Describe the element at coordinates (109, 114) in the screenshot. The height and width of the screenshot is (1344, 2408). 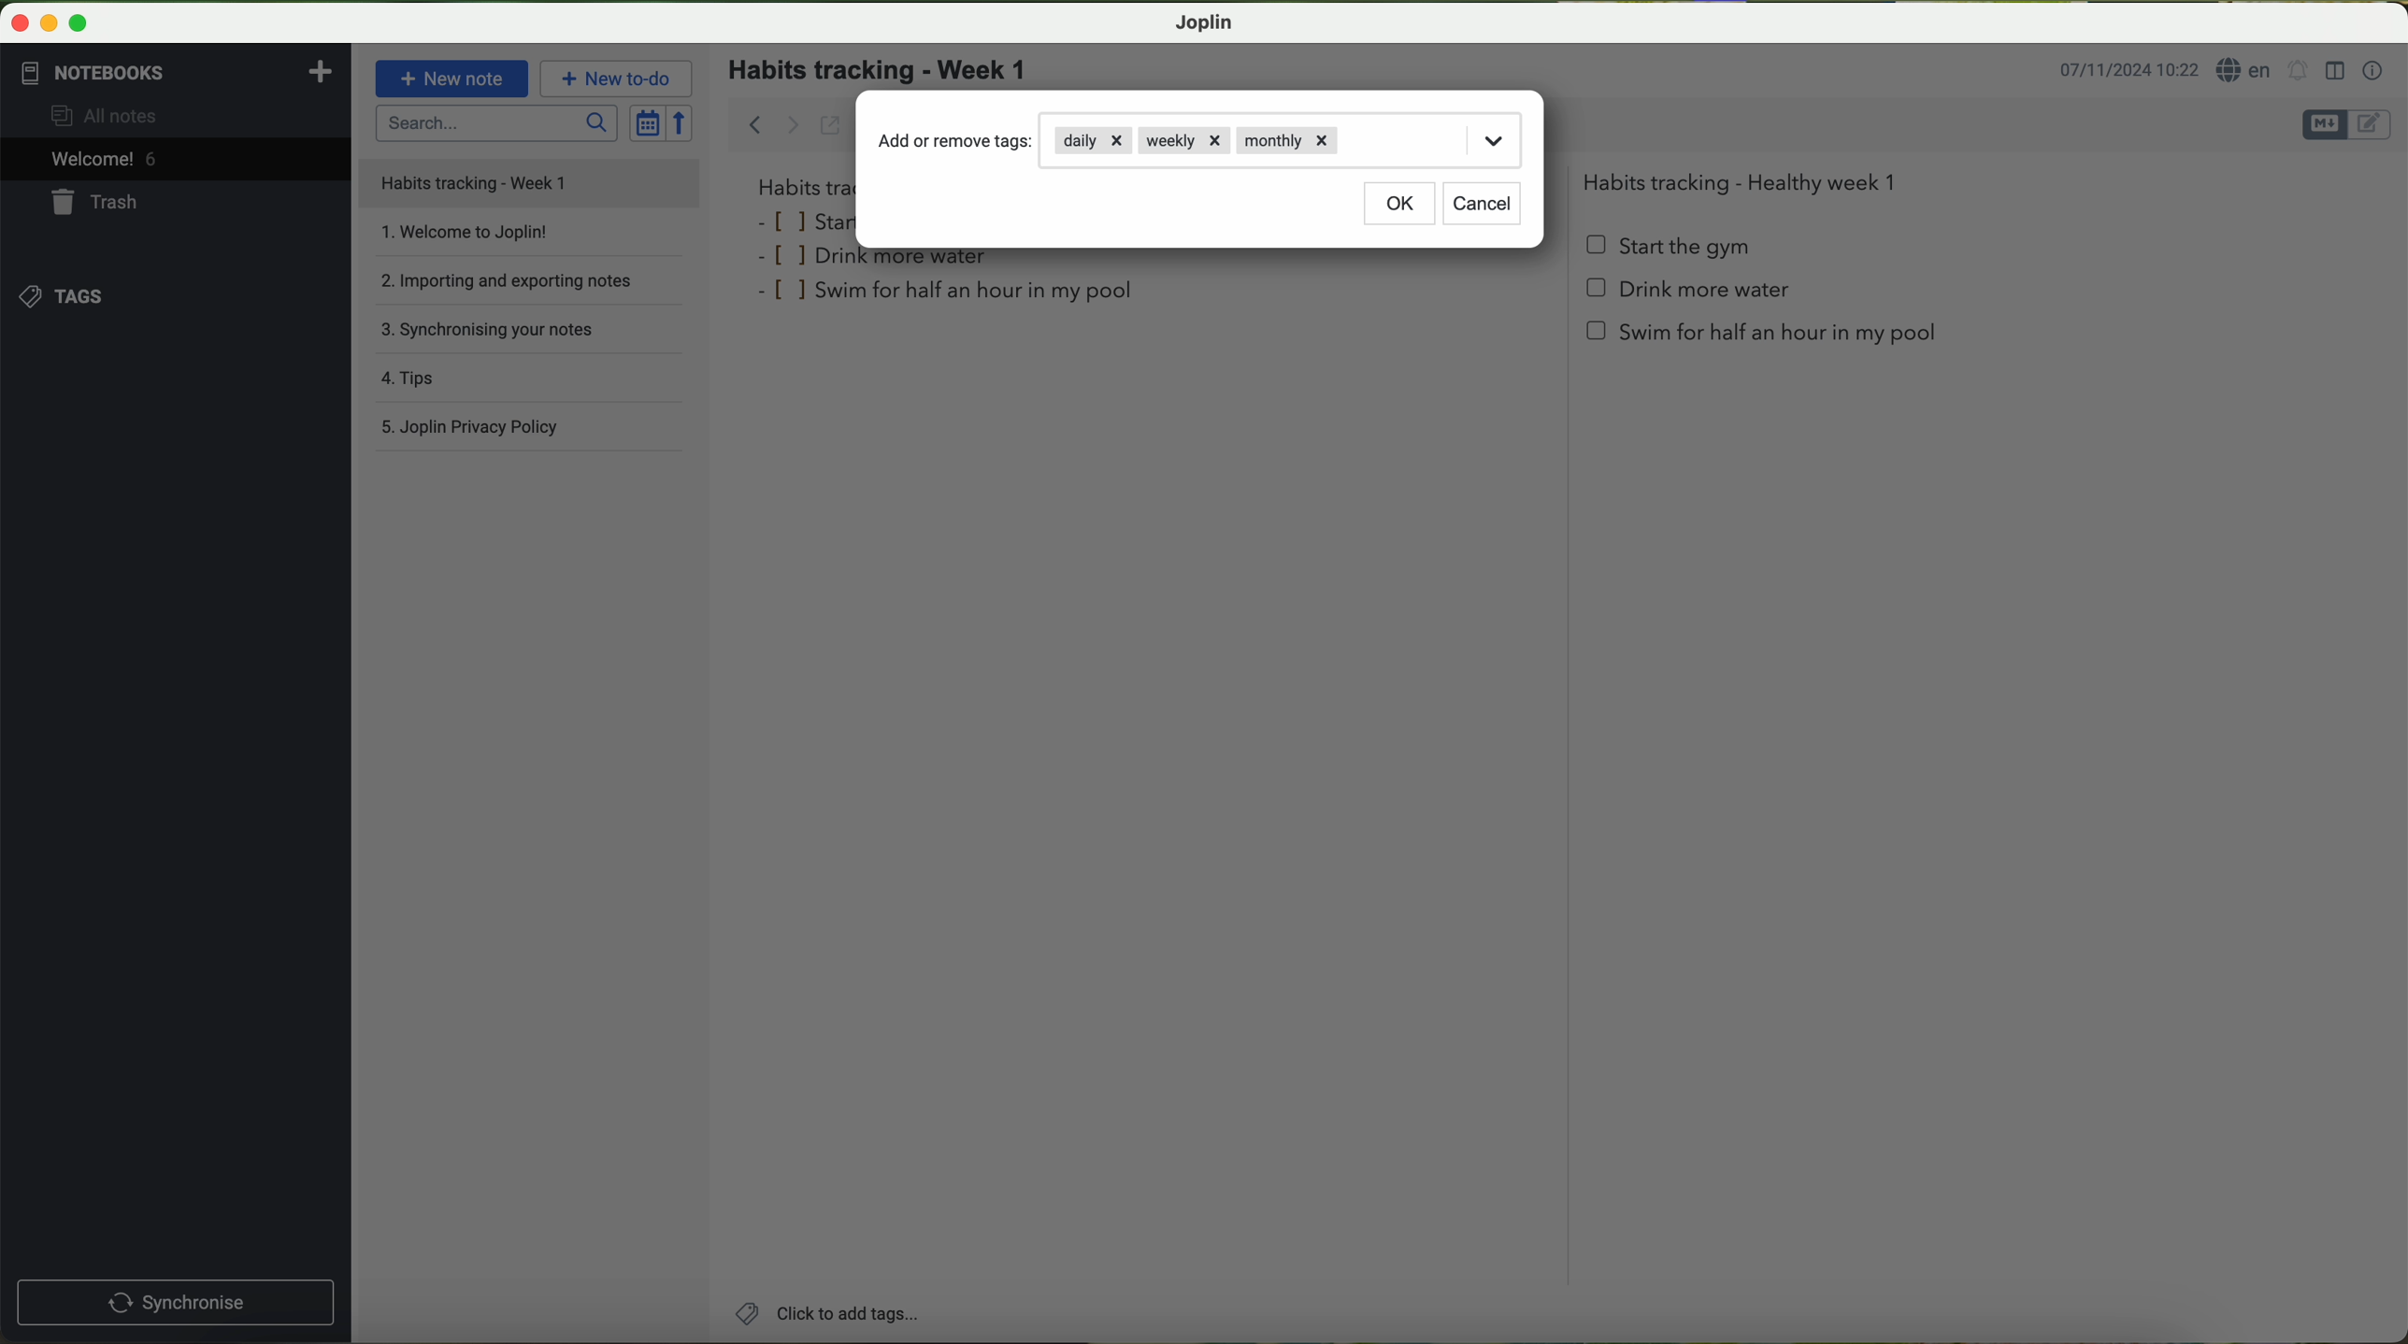
I see `all notes` at that location.